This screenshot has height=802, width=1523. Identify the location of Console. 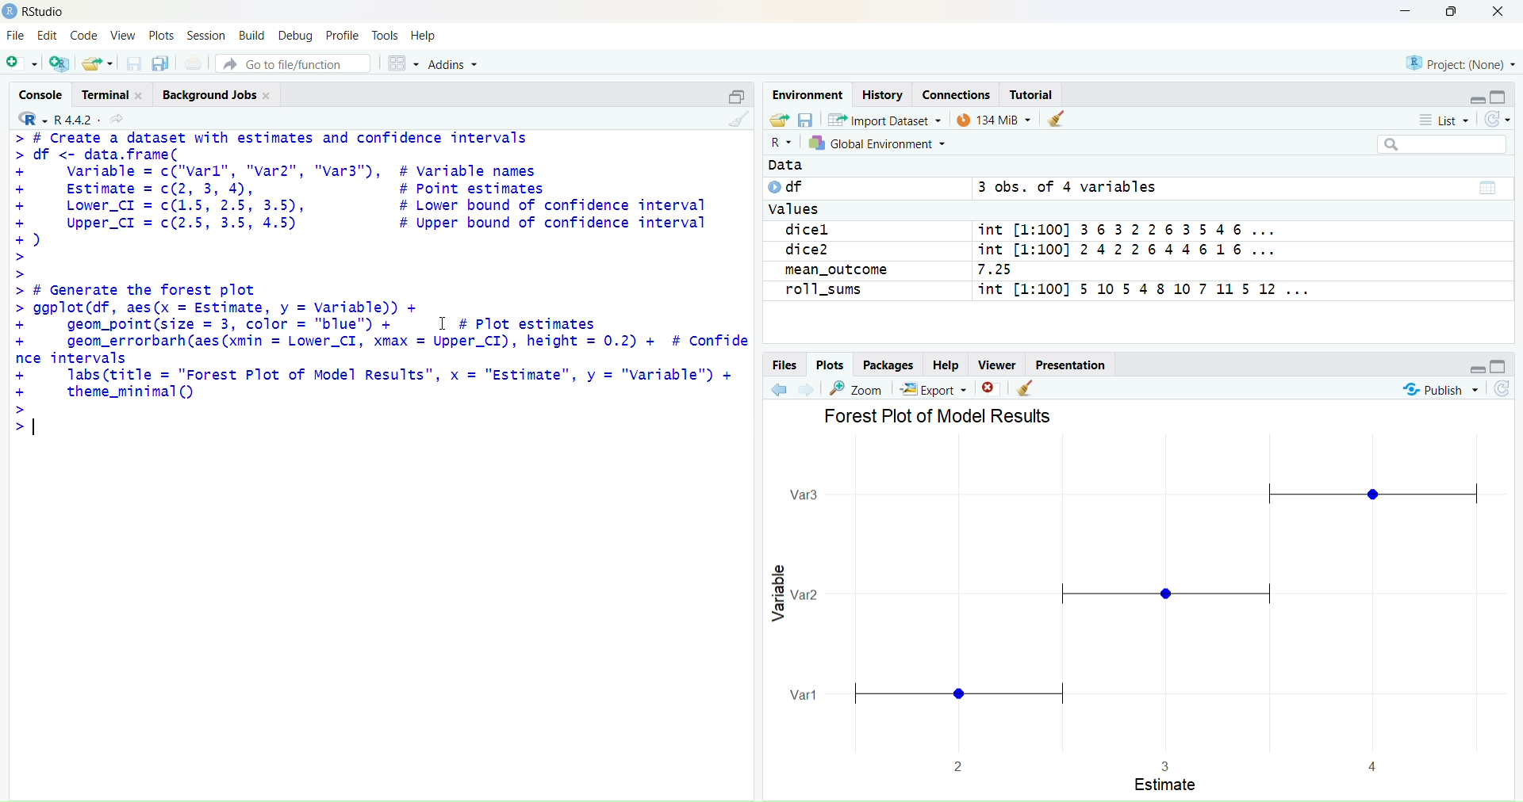
(41, 94).